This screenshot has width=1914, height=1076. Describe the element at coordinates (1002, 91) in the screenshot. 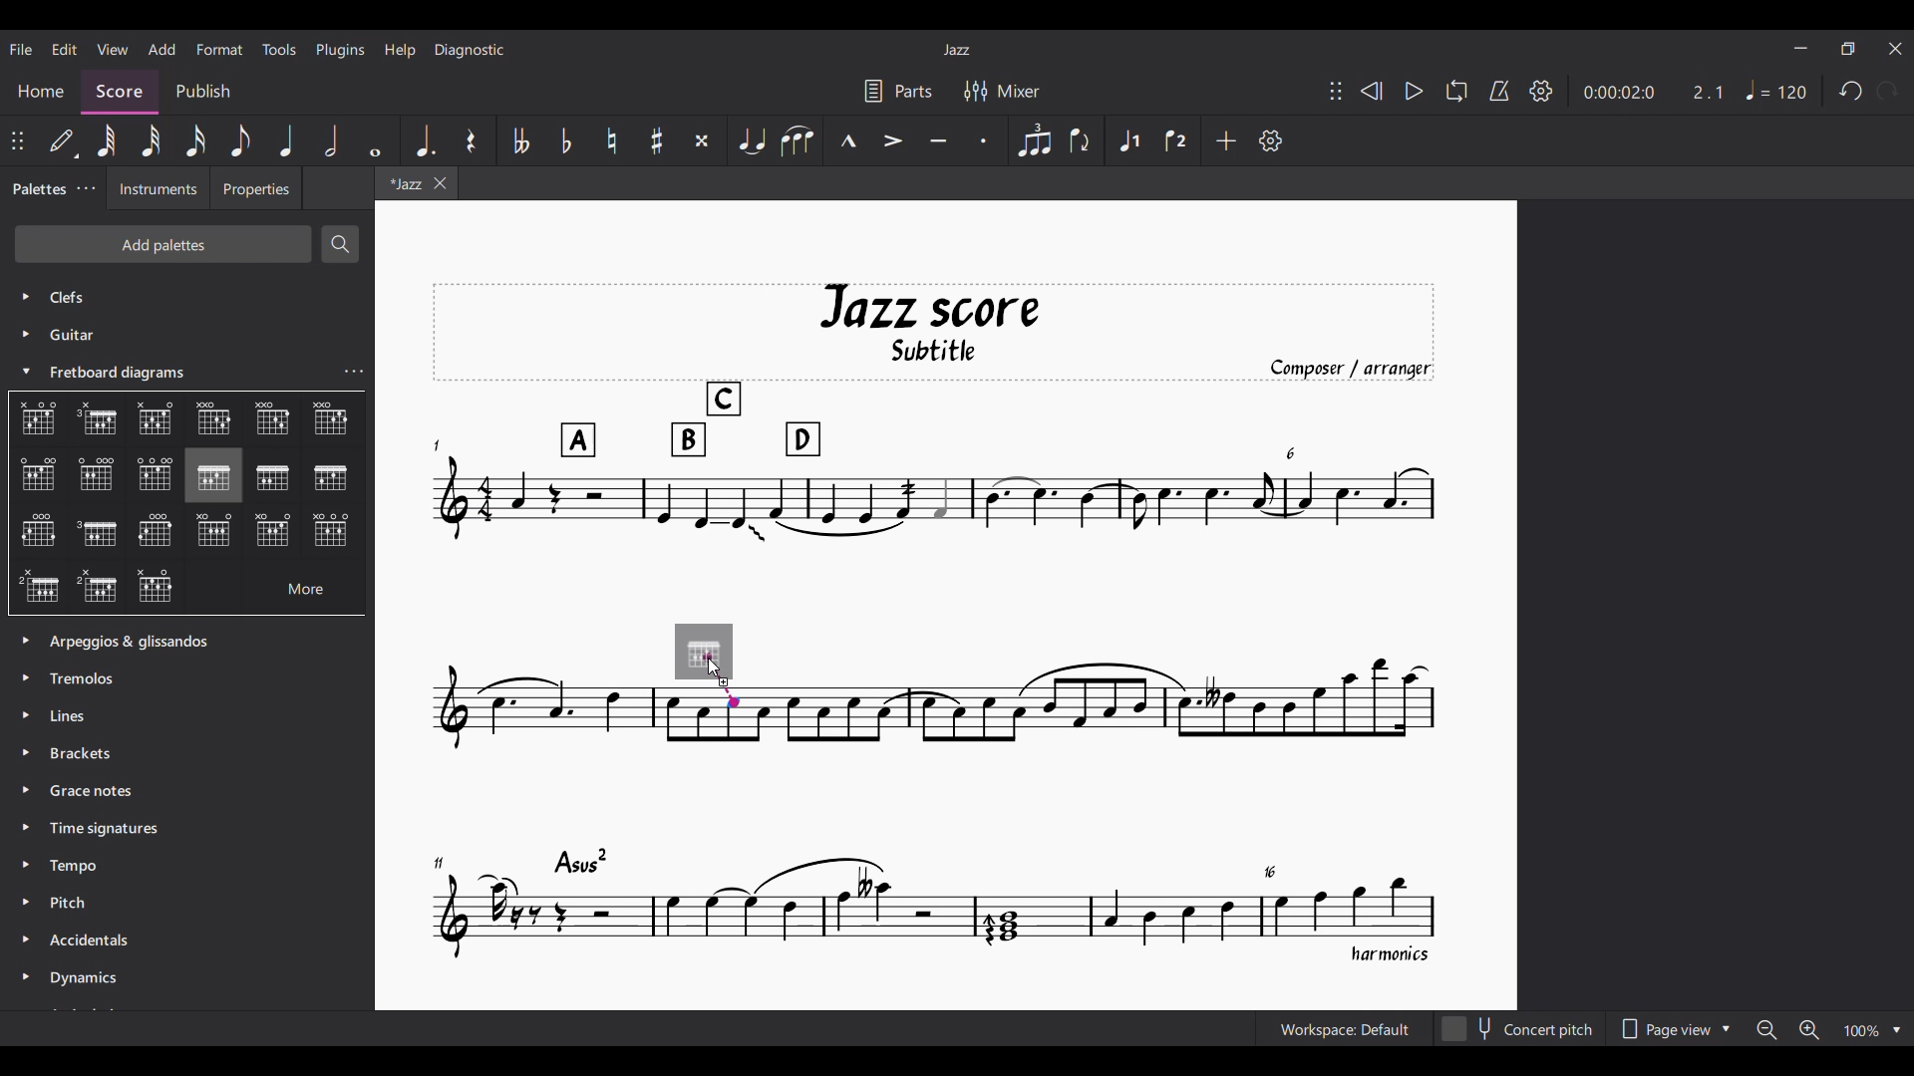

I see `Mixer settings` at that location.